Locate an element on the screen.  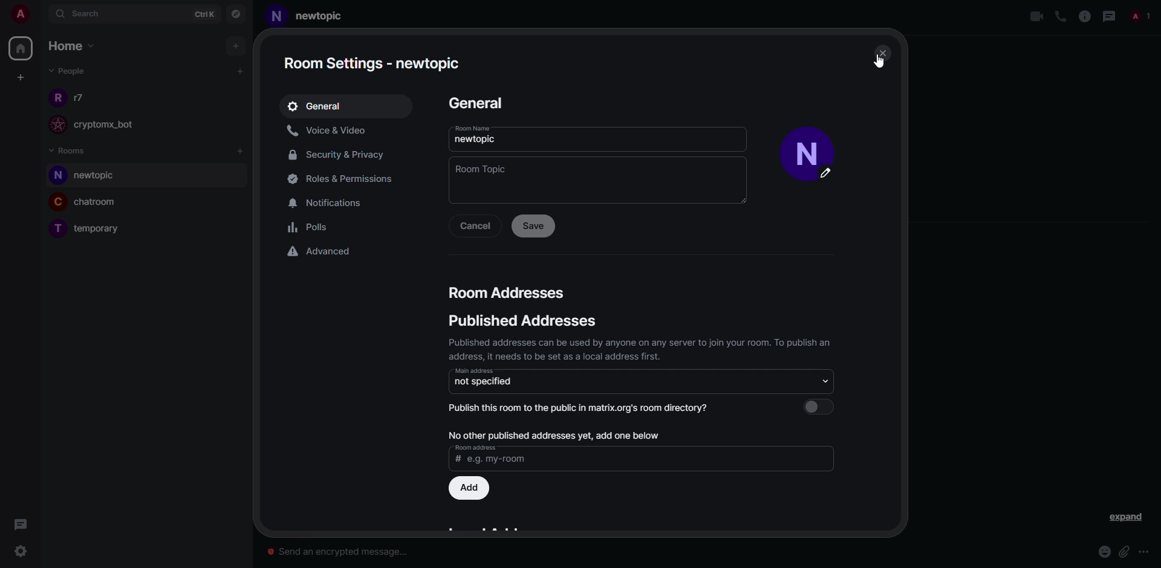
video call is located at coordinates (1035, 16).